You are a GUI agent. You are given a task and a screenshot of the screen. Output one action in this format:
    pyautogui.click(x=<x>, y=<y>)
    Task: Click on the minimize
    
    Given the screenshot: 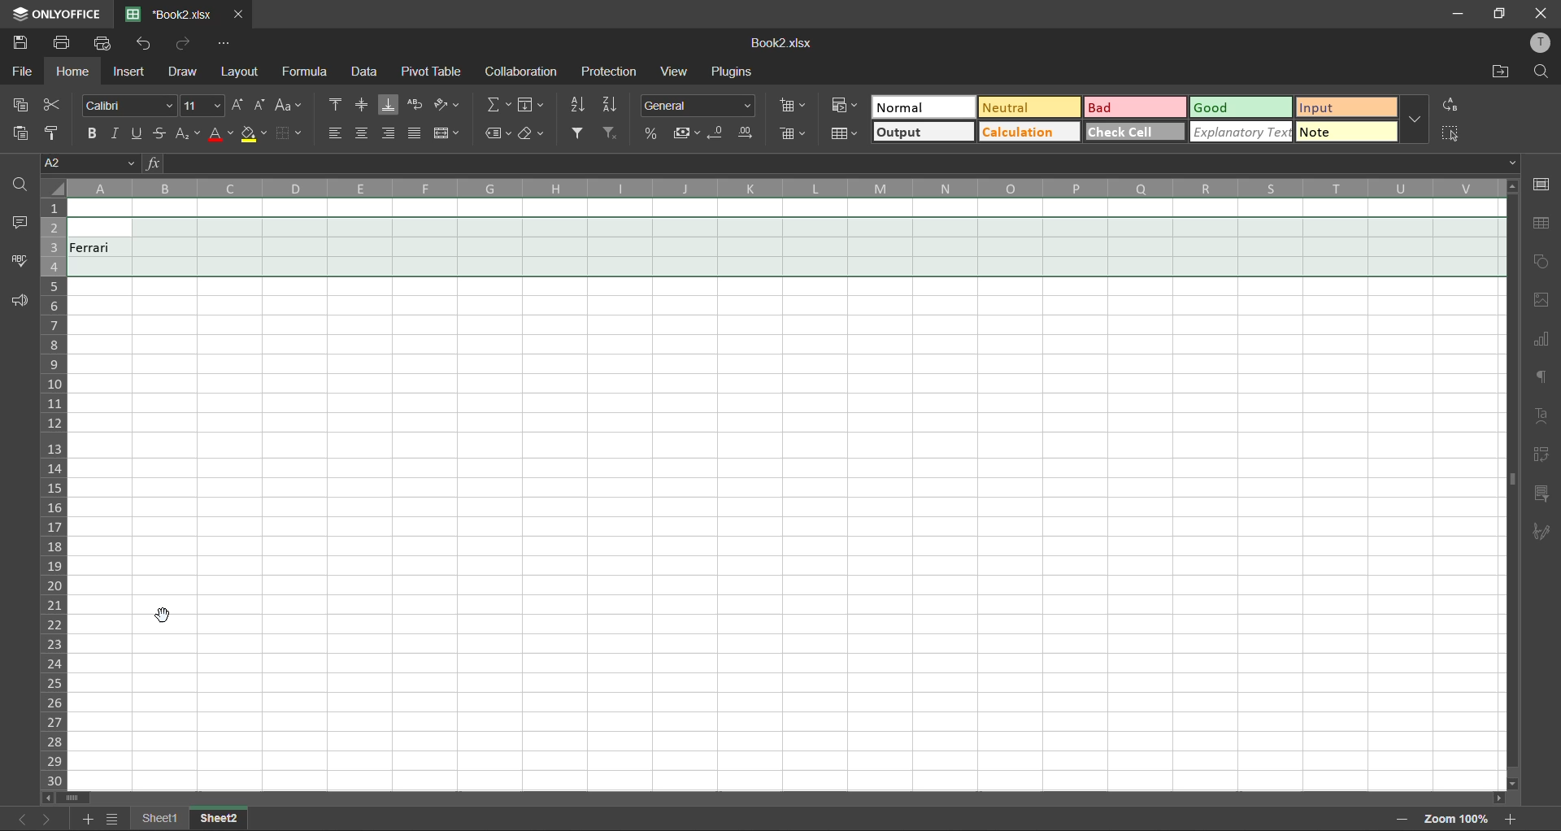 What is the action you would take?
    pyautogui.click(x=1459, y=15)
    